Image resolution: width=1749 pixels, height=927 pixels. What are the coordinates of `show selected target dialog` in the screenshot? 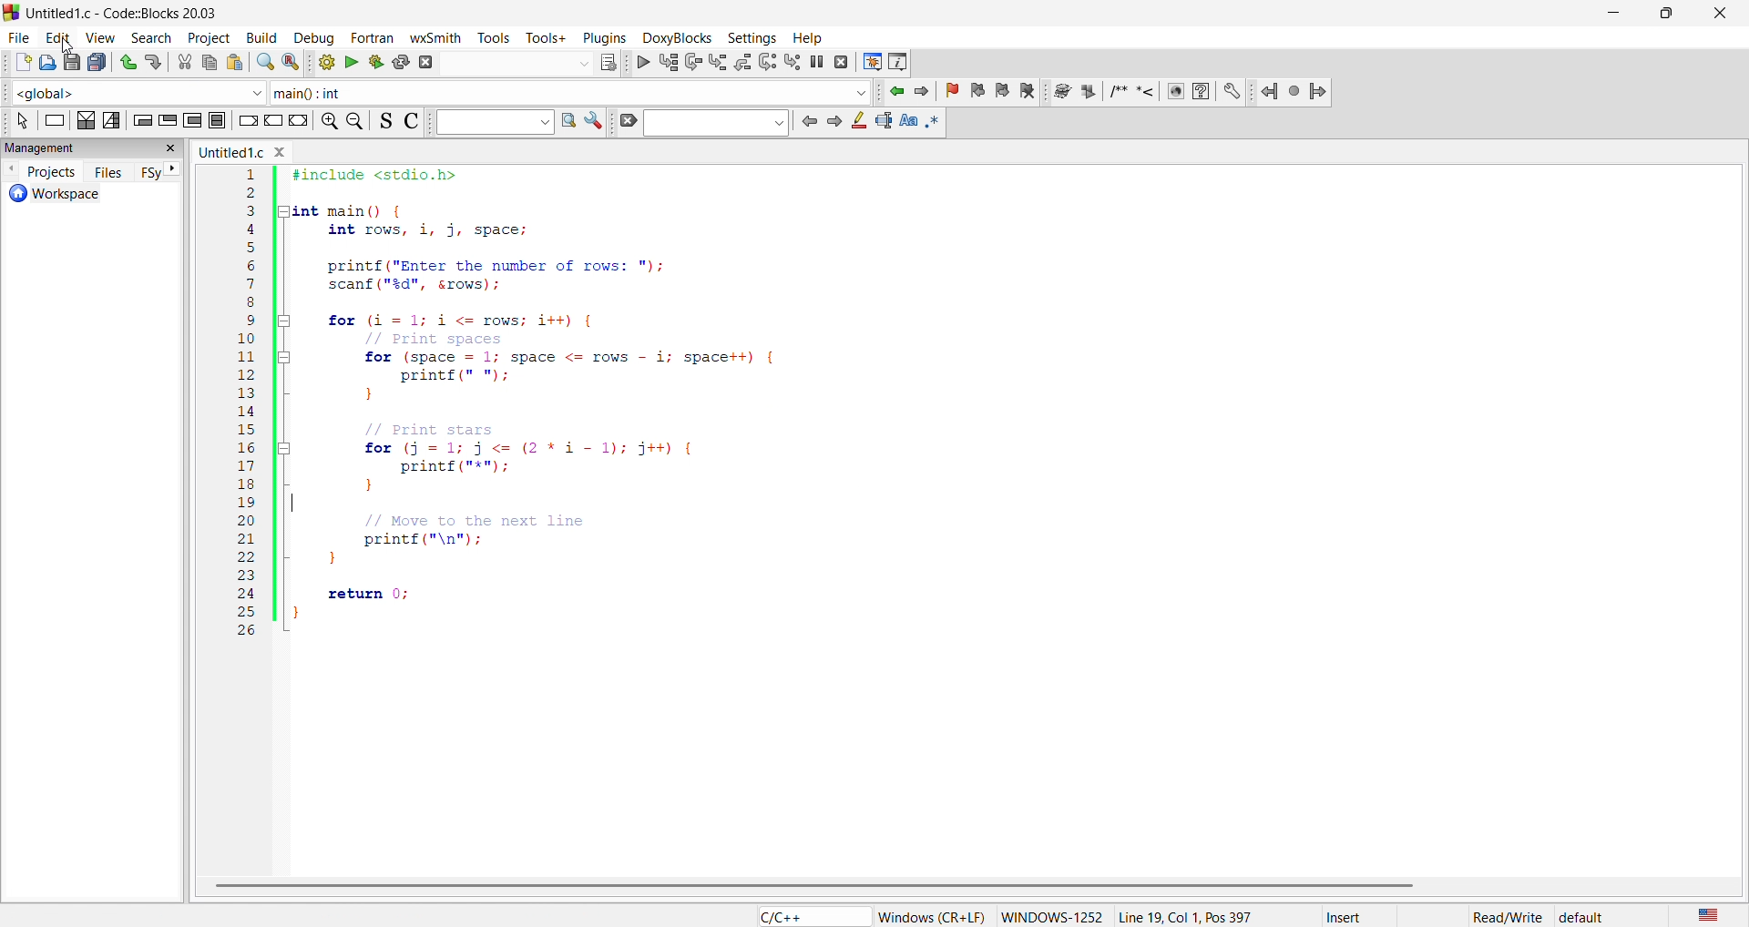 It's located at (606, 62).